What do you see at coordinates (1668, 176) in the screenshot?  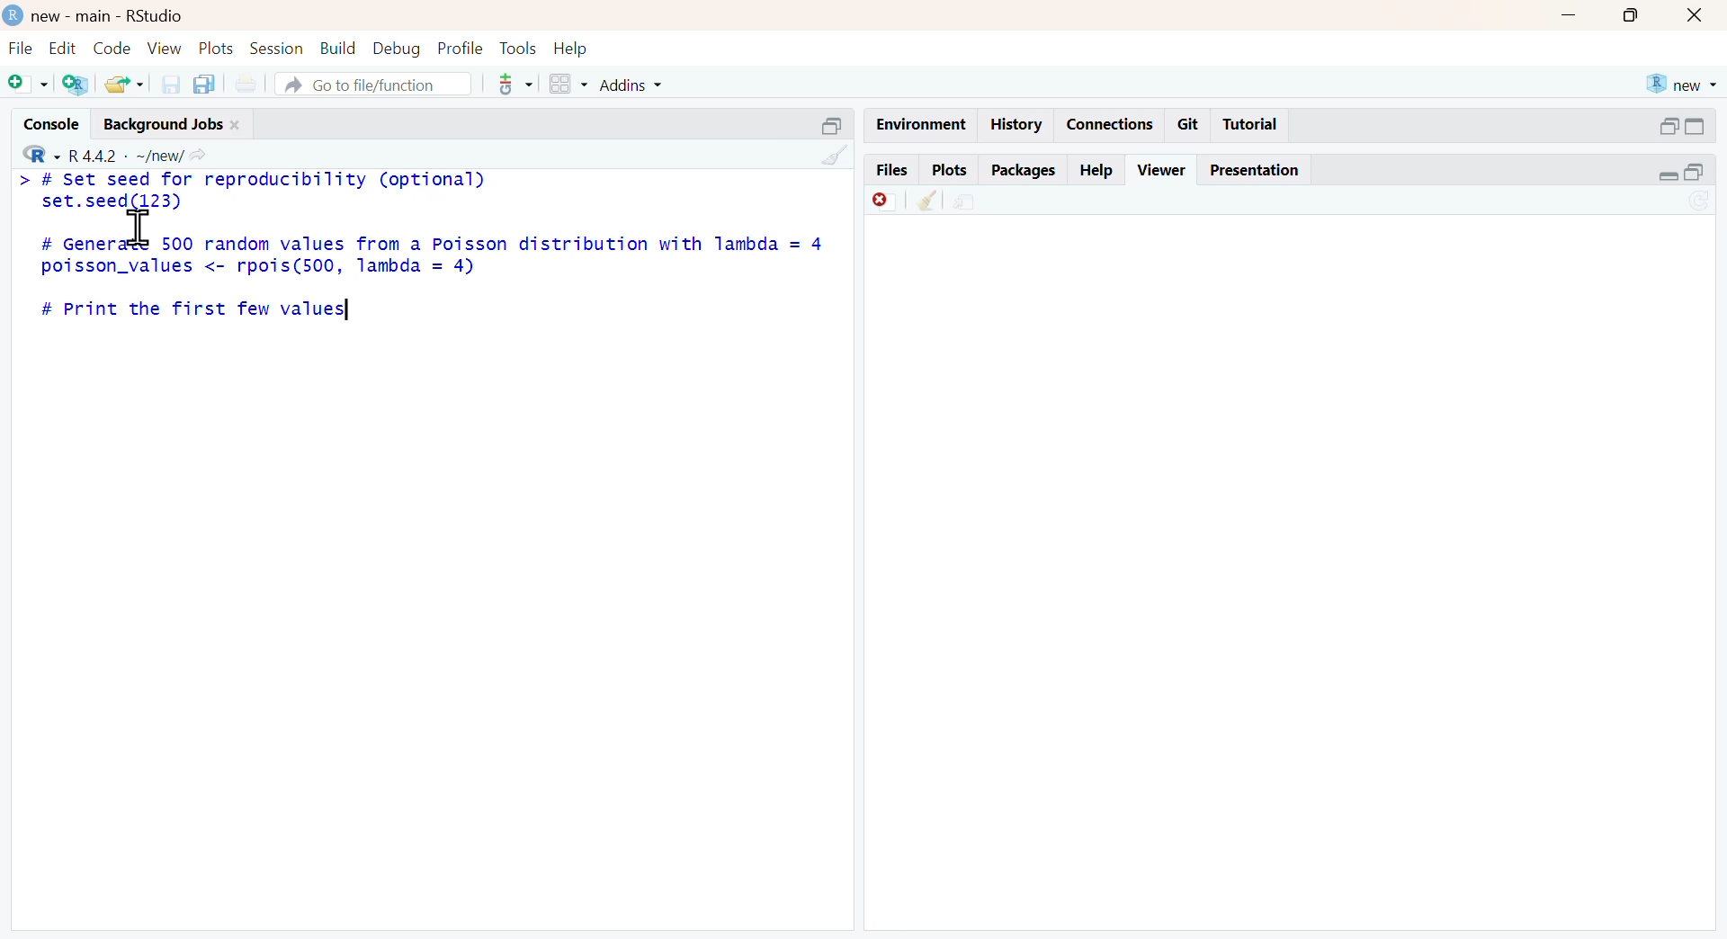 I see `expand/collapse` at bounding box center [1668, 176].